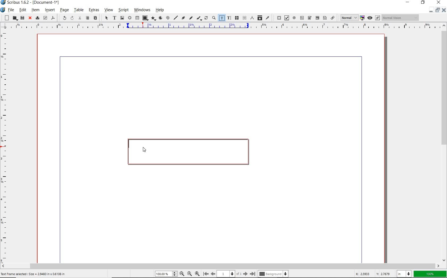  I want to click on eye dropper, so click(268, 18).